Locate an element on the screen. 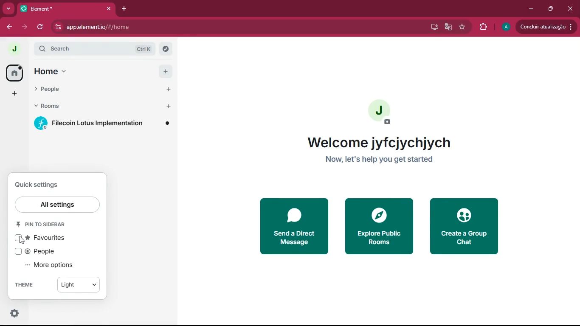 Image resolution: width=580 pixels, height=326 pixels. google translate is located at coordinates (447, 27).